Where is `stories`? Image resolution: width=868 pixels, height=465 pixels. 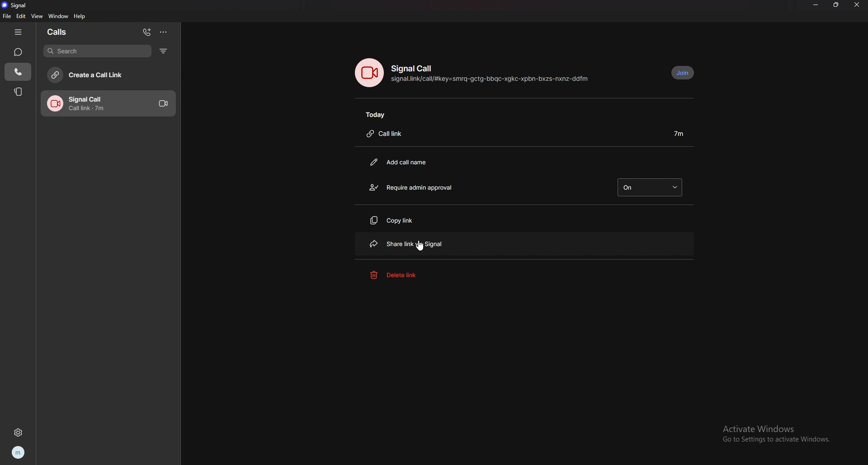
stories is located at coordinates (19, 91).